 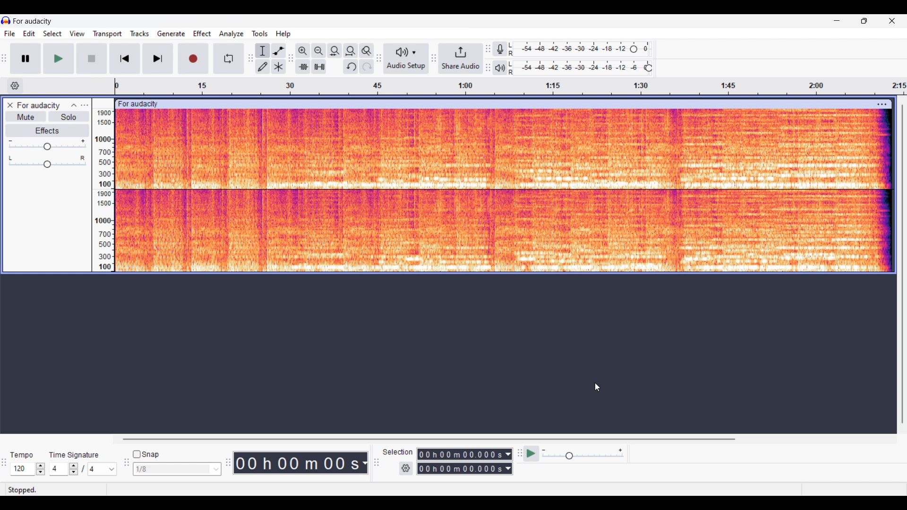 What do you see at coordinates (500, 68) in the screenshot?
I see `Playback meter` at bounding box center [500, 68].